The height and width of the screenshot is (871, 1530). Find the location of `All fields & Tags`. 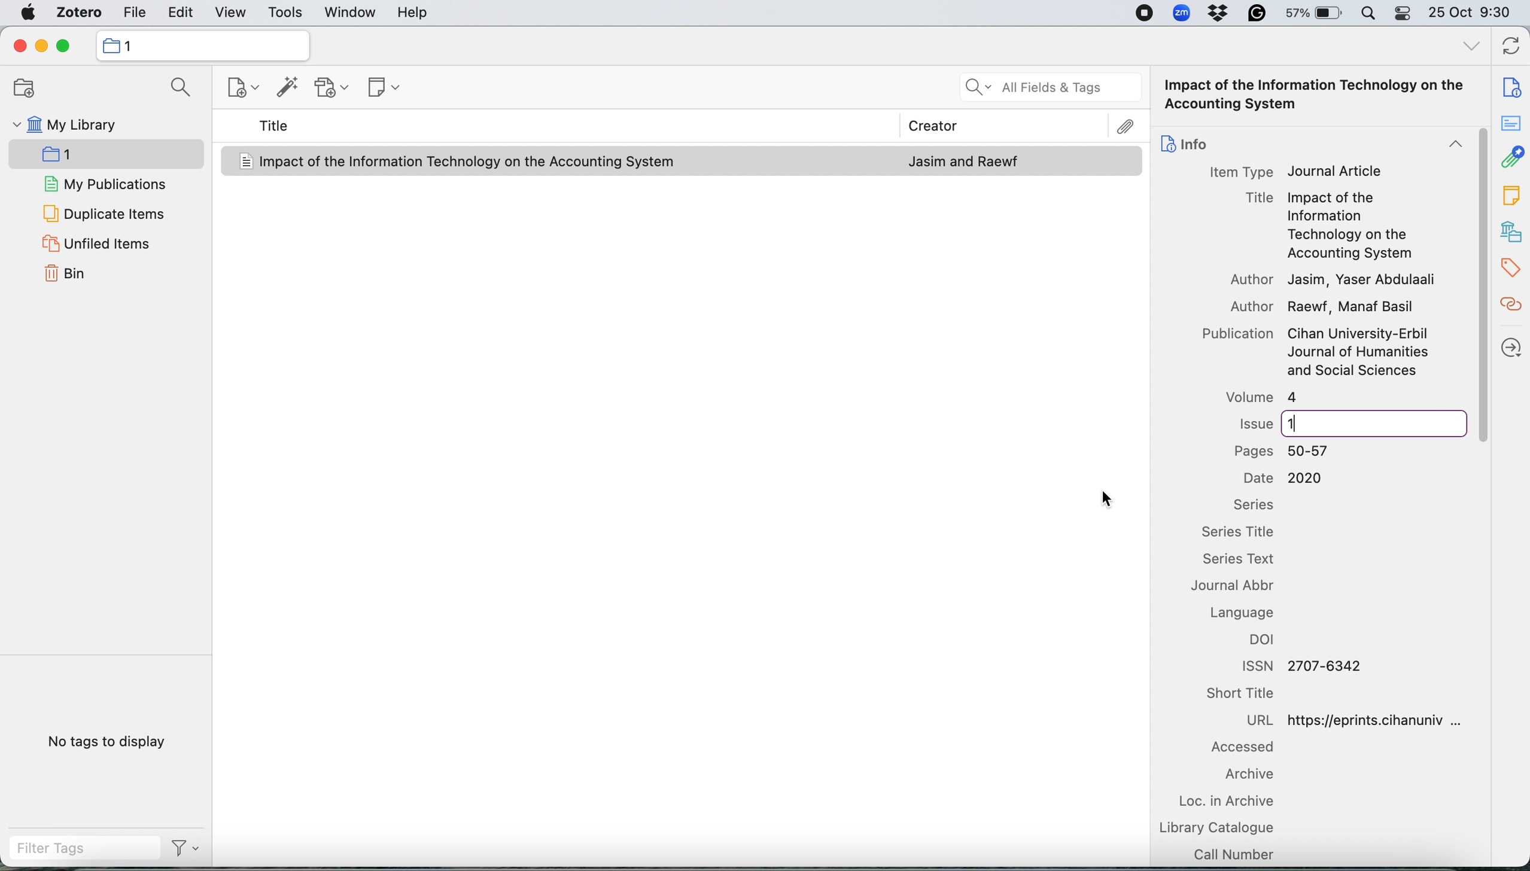

All fields & Tags is located at coordinates (1049, 88).